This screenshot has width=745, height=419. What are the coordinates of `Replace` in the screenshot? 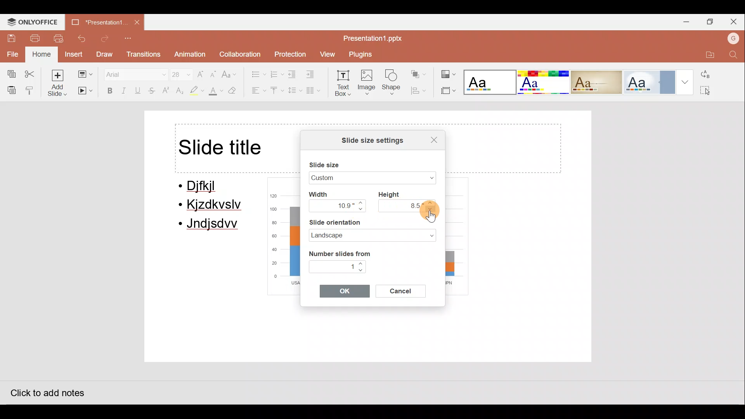 It's located at (709, 73).